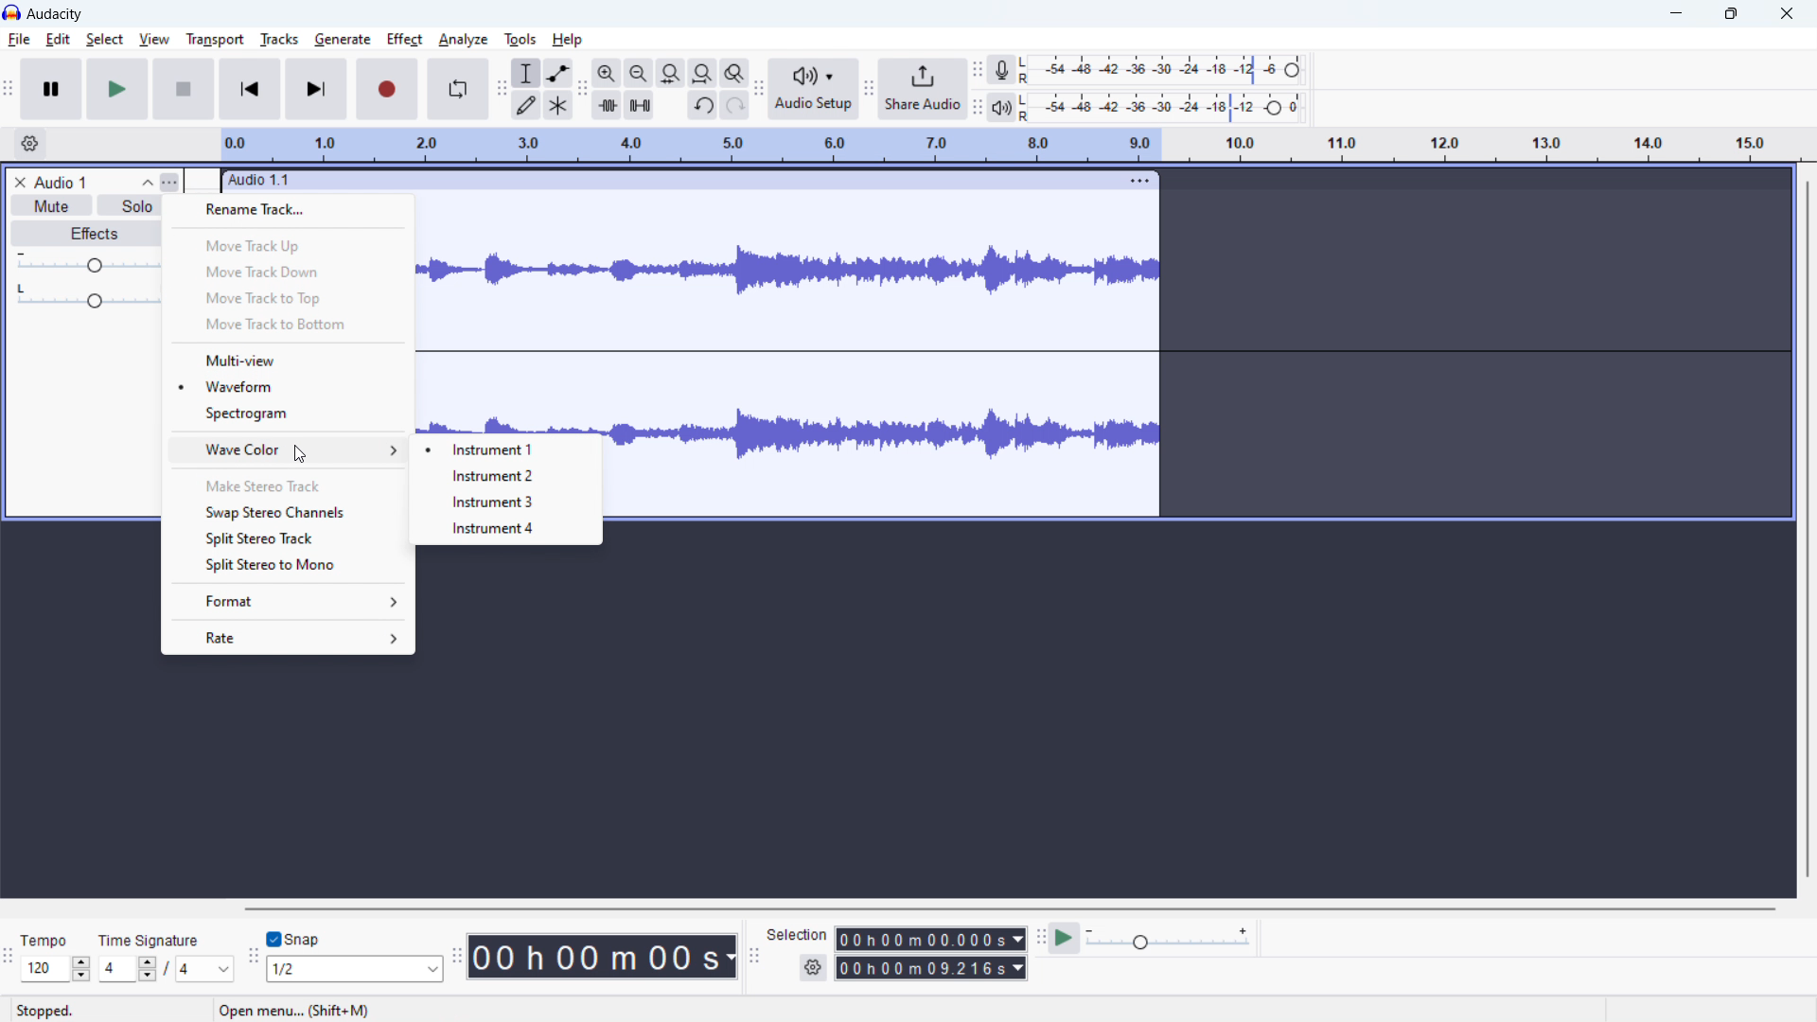 The image size is (1817, 1022). What do you see at coordinates (387, 89) in the screenshot?
I see `record` at bounding box center [387, 89].